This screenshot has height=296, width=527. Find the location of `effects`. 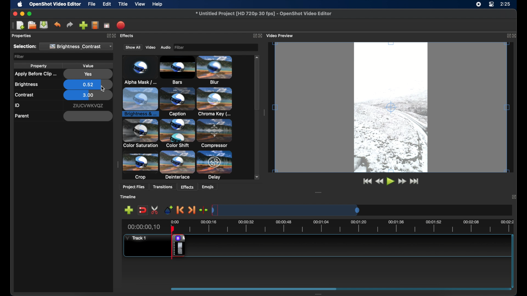

effects is located at coordinates (129, 36).